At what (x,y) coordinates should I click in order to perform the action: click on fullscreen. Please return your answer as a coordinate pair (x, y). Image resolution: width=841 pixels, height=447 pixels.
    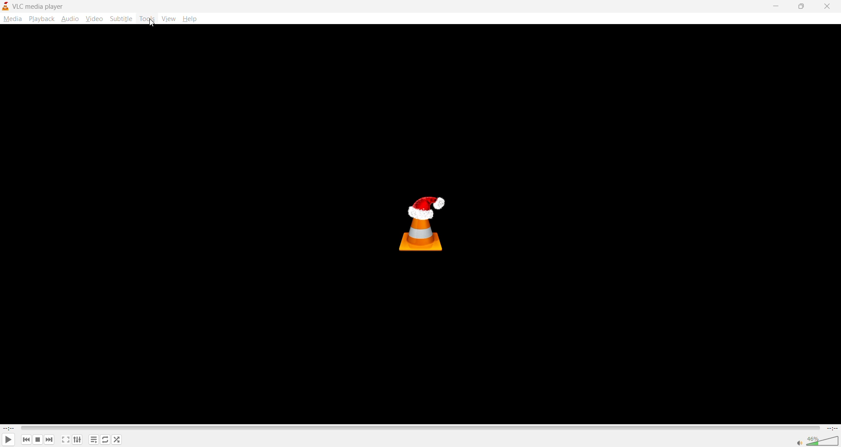
    Looking at the image, I should click on (65, 439).